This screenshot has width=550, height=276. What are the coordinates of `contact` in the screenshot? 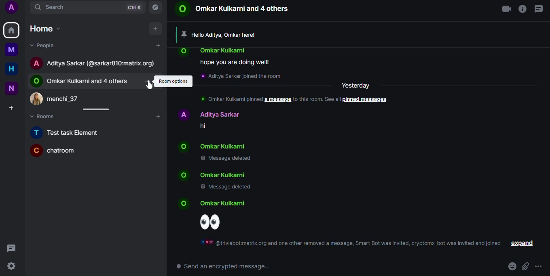 It's located at (211, 146).